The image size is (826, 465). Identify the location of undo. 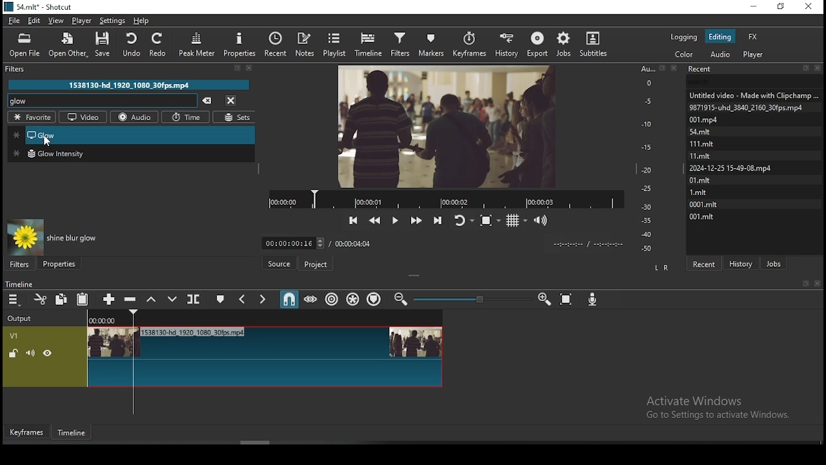
(130, 43).